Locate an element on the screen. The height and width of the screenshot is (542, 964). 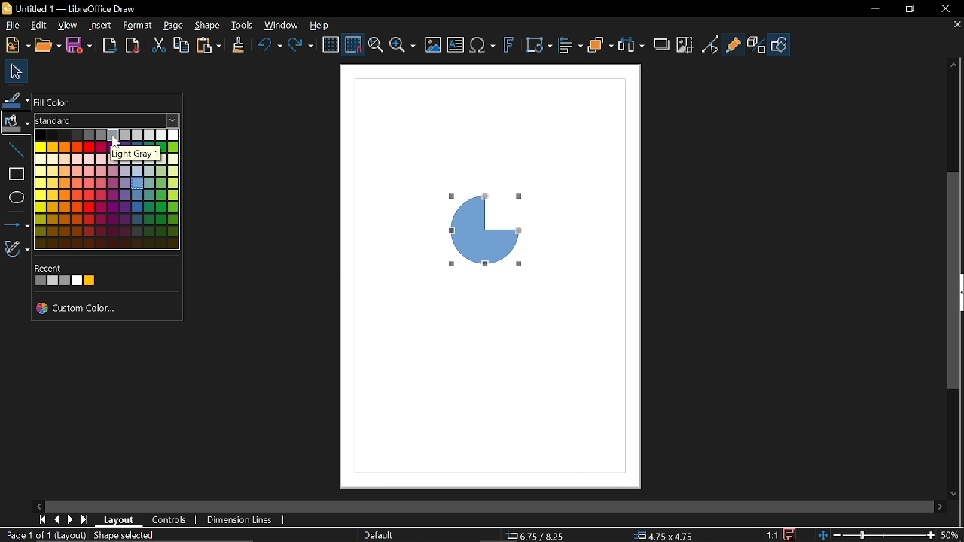
Clone tool is located at coordinates (237, 47).